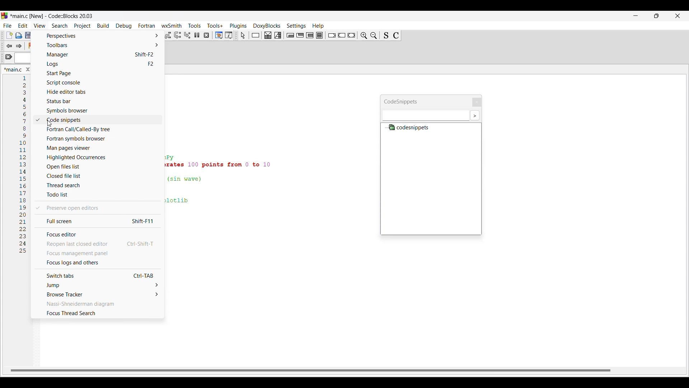 The width and height of the screenshot is (689, 388). I want to click on Toggle source, so click(386, 35).